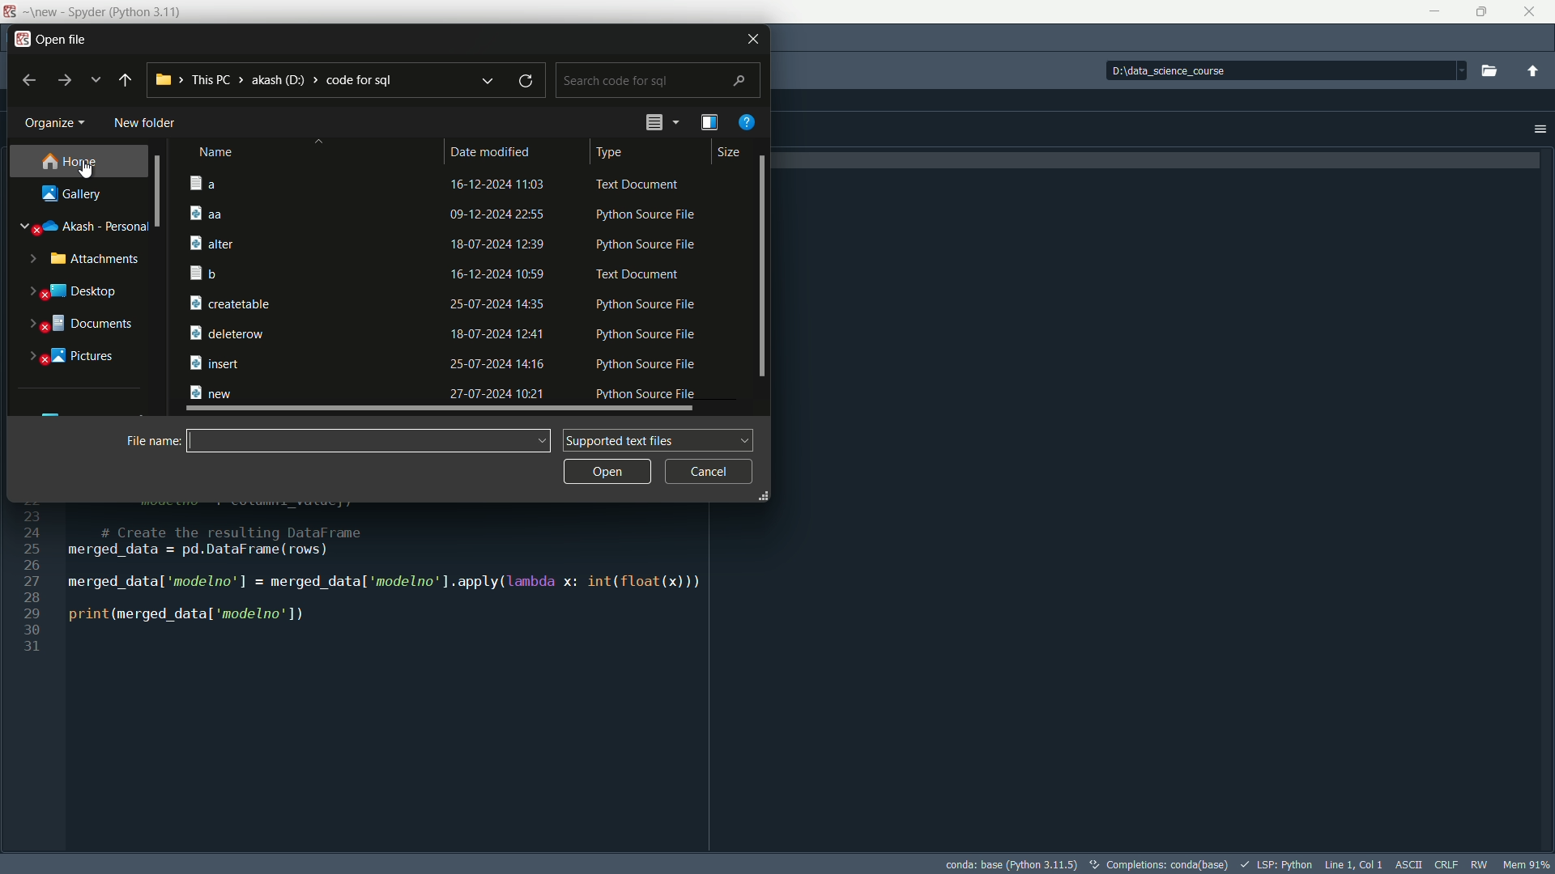 This screenshot has width=1555, height=874. I want to click on date modified, so click(503, 153).